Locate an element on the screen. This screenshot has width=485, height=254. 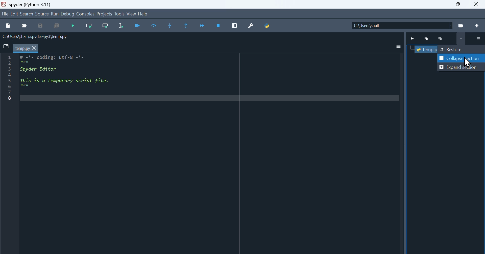
Run cell is located at coordinates (137, 27).